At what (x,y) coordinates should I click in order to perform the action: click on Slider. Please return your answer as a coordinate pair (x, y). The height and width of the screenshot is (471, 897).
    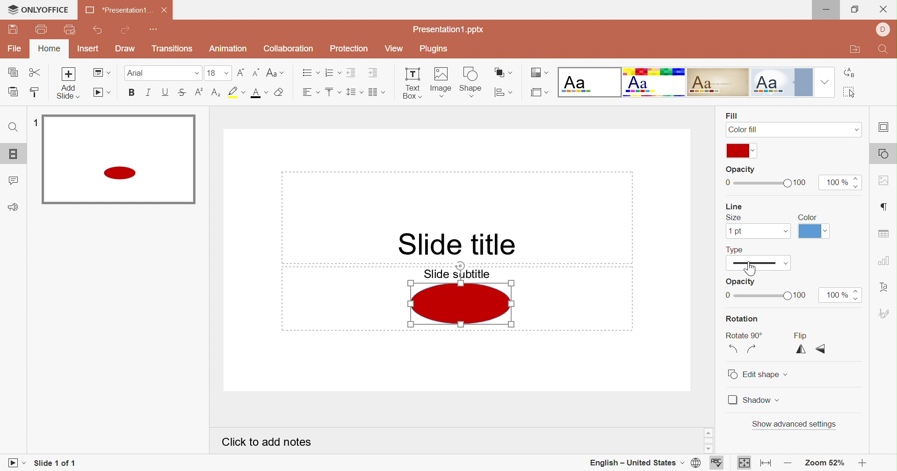
    Looking at the image, I should click on (762, 296).